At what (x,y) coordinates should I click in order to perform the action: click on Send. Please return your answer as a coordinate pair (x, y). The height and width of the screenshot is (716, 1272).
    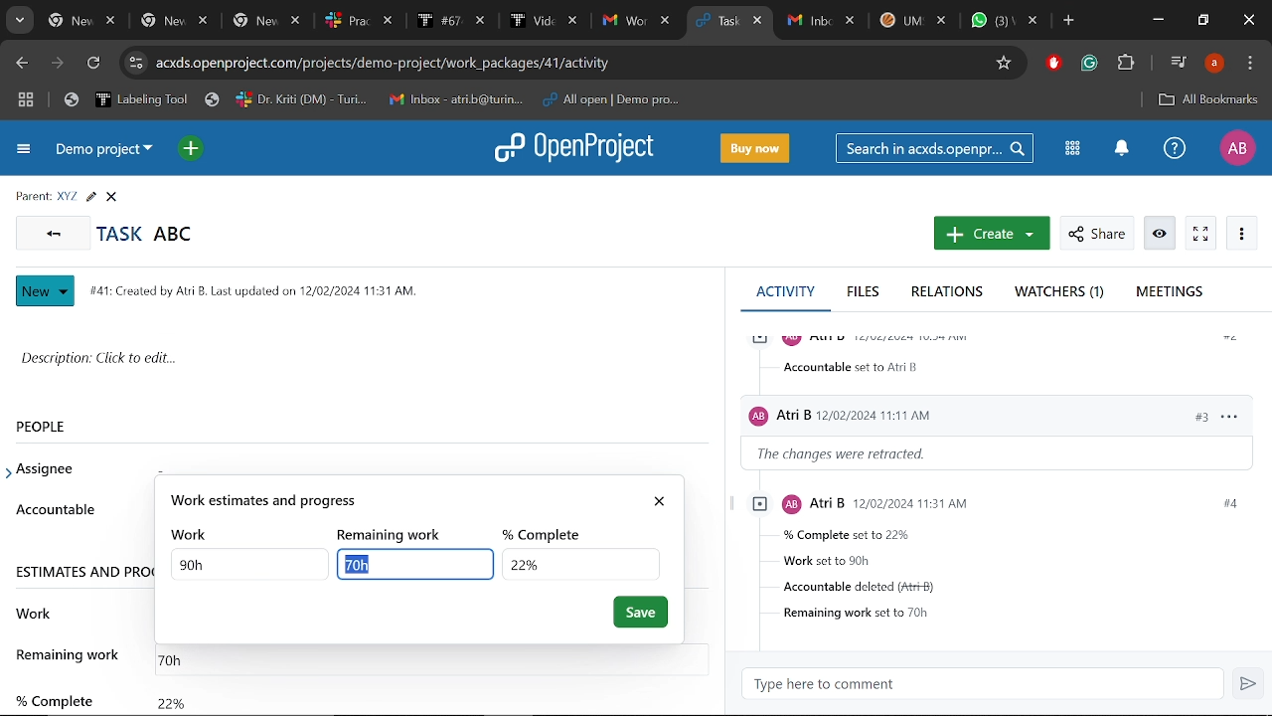
    Looking at the image, I should click on (1250, 685).